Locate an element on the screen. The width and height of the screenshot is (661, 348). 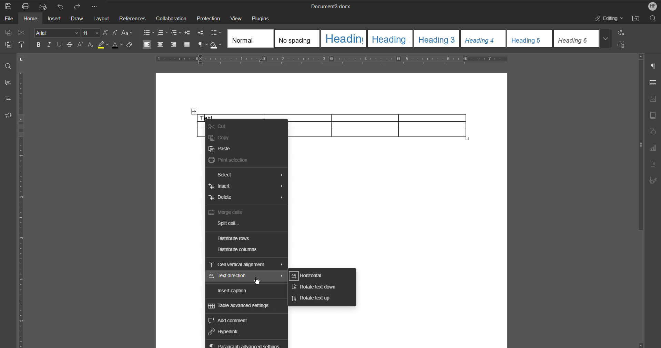
No spacing is located at coordinates (297, 39).